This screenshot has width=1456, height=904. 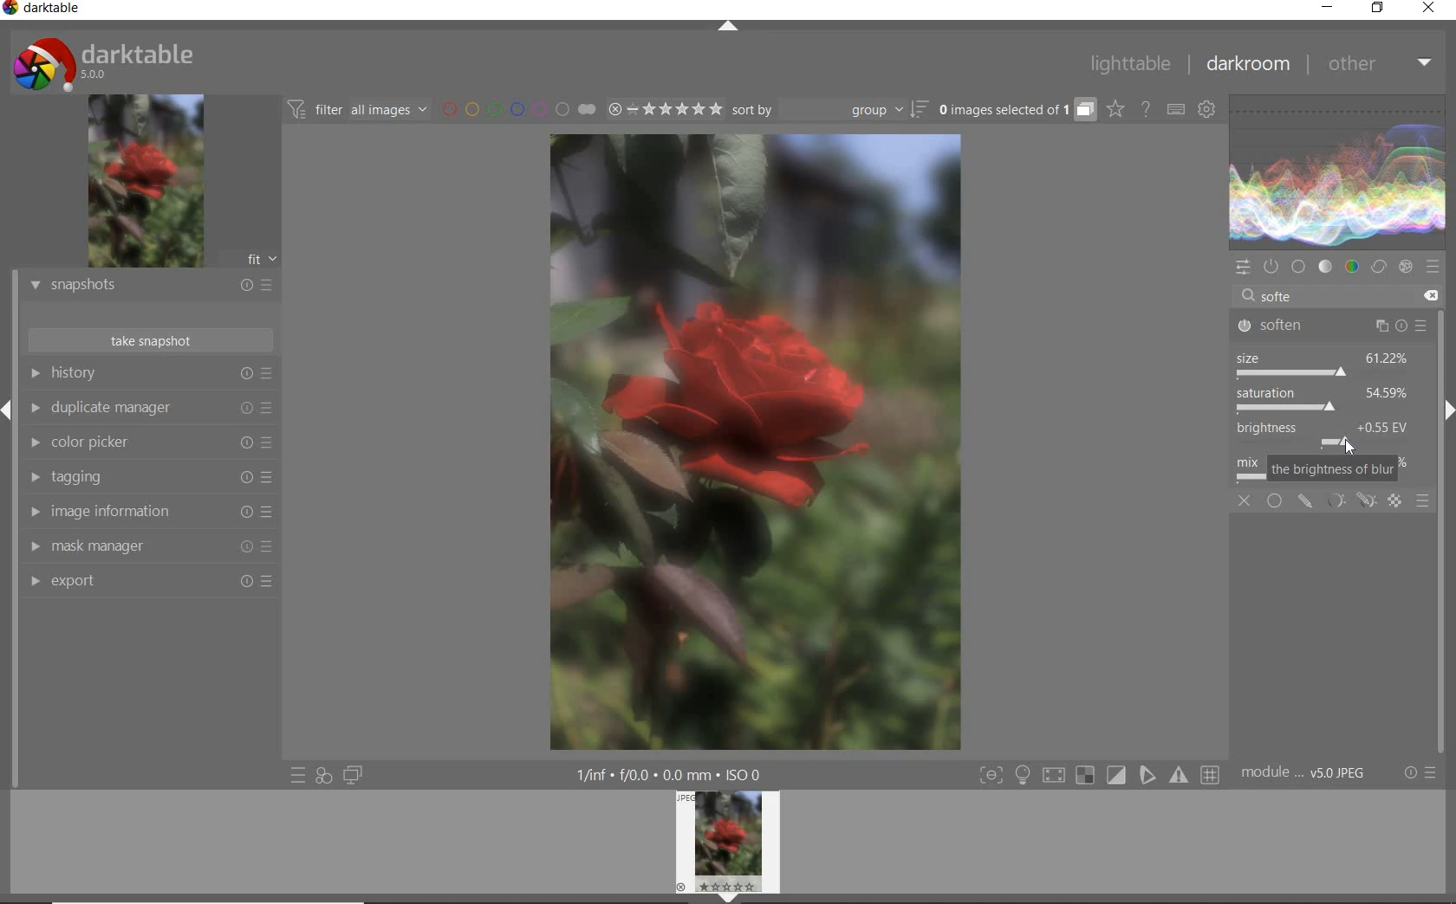 I want to click on size adjusted, so click(x=1324, y=365).